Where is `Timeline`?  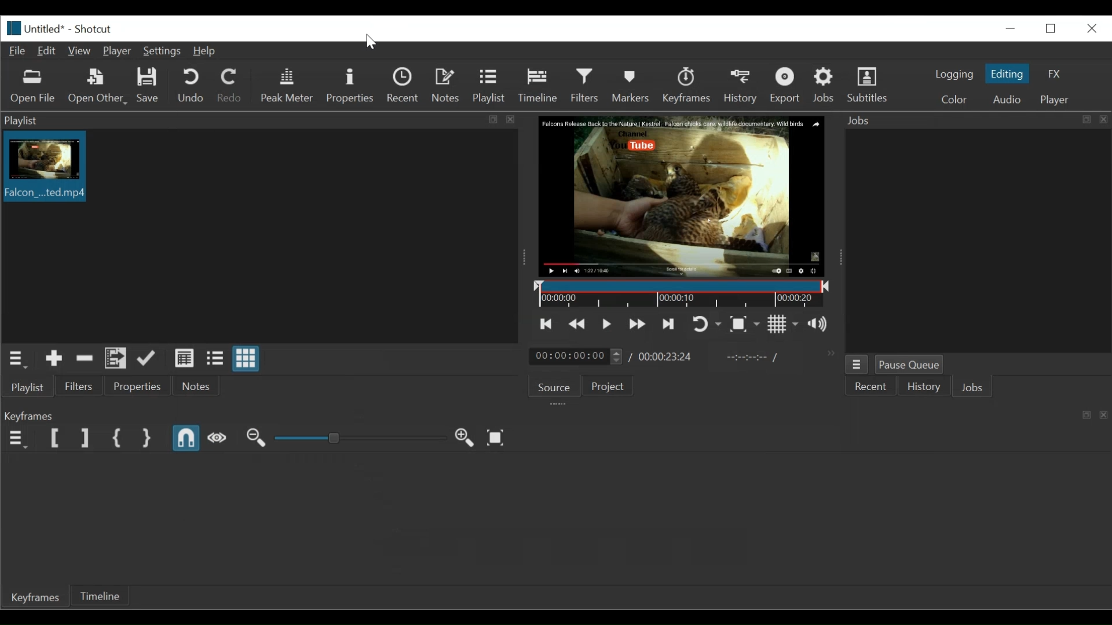
Timeline is located at coordinates (105, 595).